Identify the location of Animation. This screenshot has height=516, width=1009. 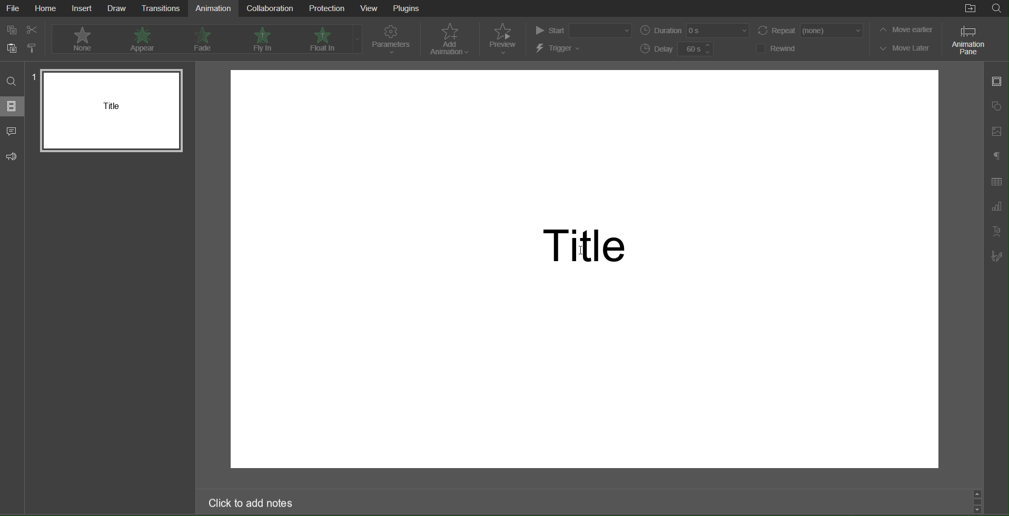
(213, 8).